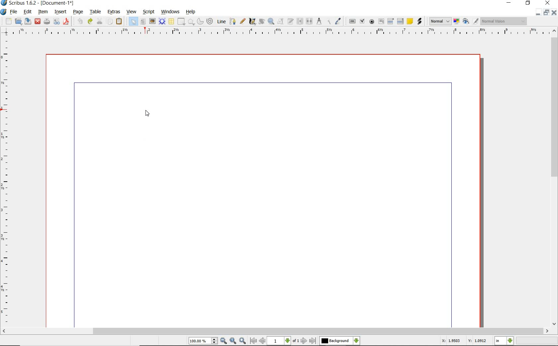 This screenshot has height=346, width=558. I want to click on shape, so click(191, 22).